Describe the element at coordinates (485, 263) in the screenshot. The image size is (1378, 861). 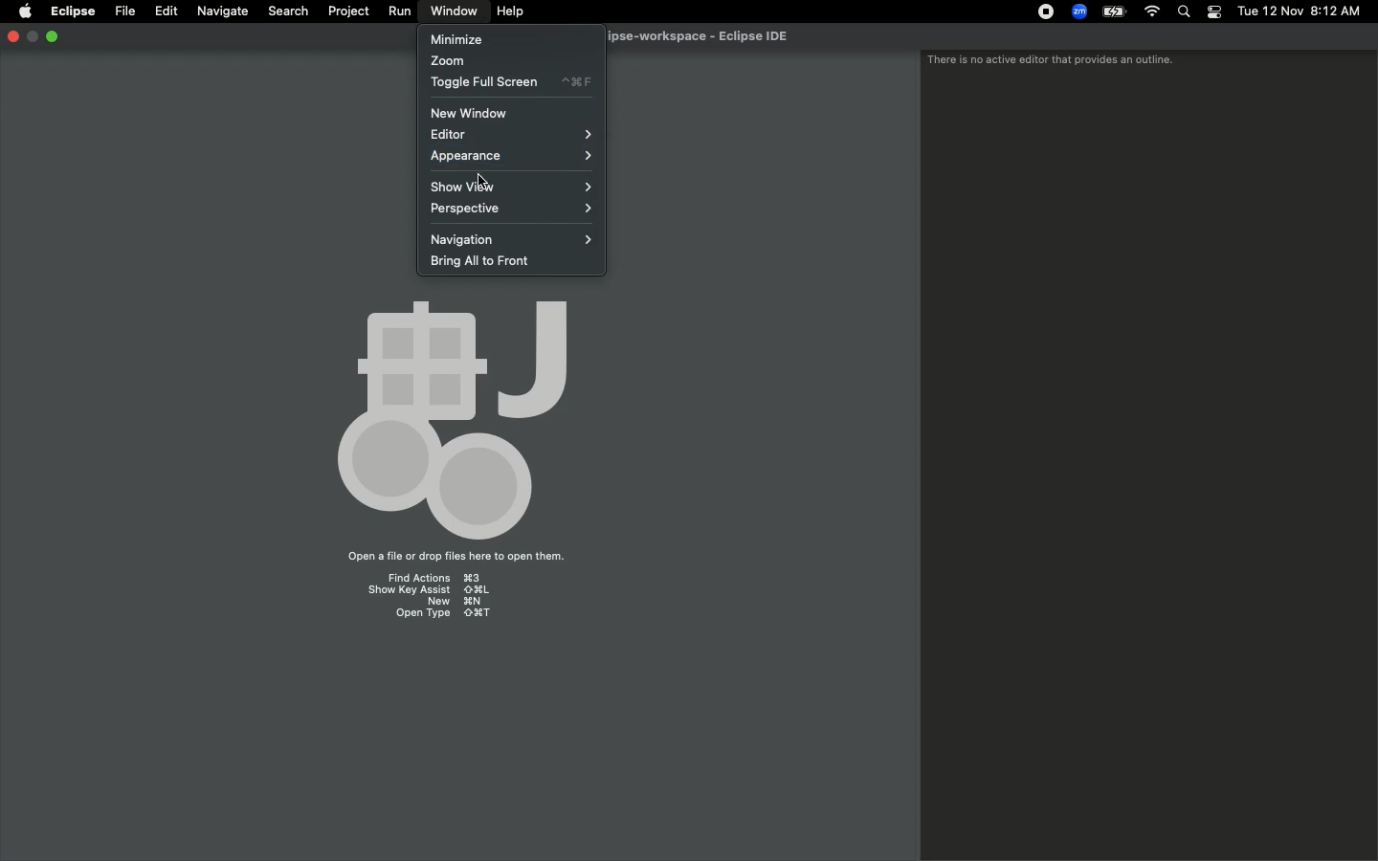
I see `Bring all to front` at that location.